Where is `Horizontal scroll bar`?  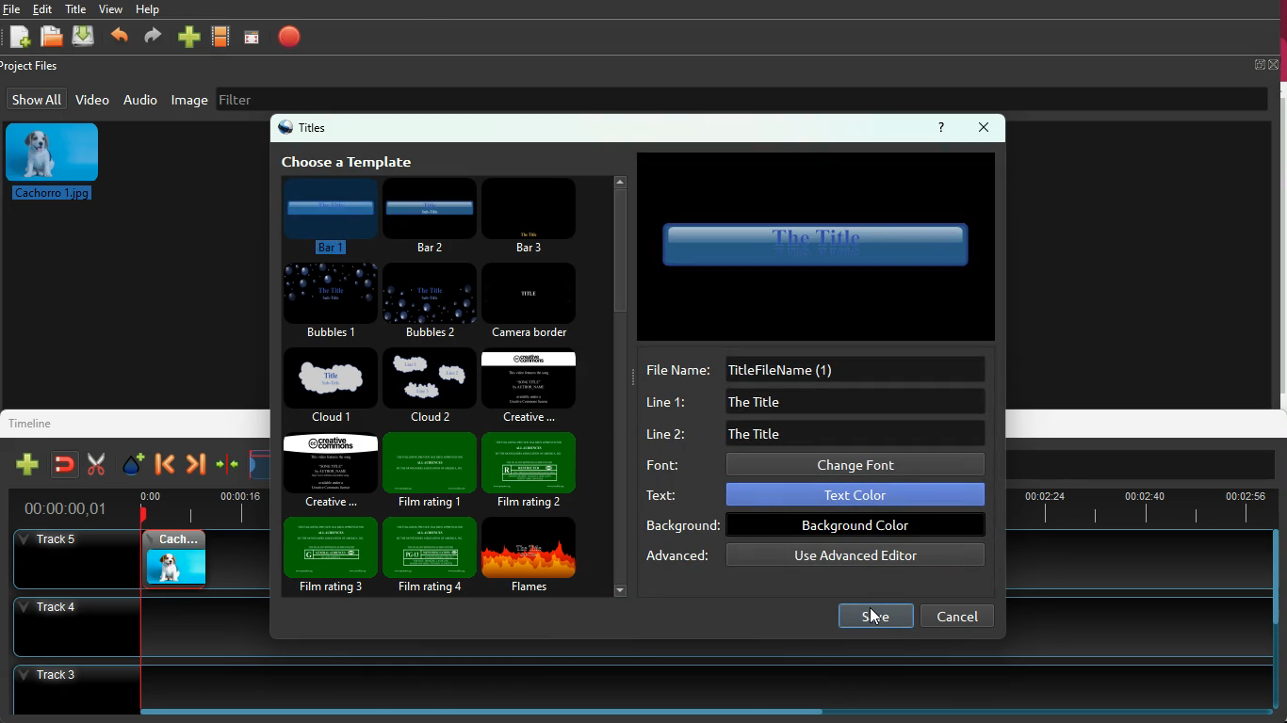 Horizontal scroll bar is located at coordinates (500, 712).